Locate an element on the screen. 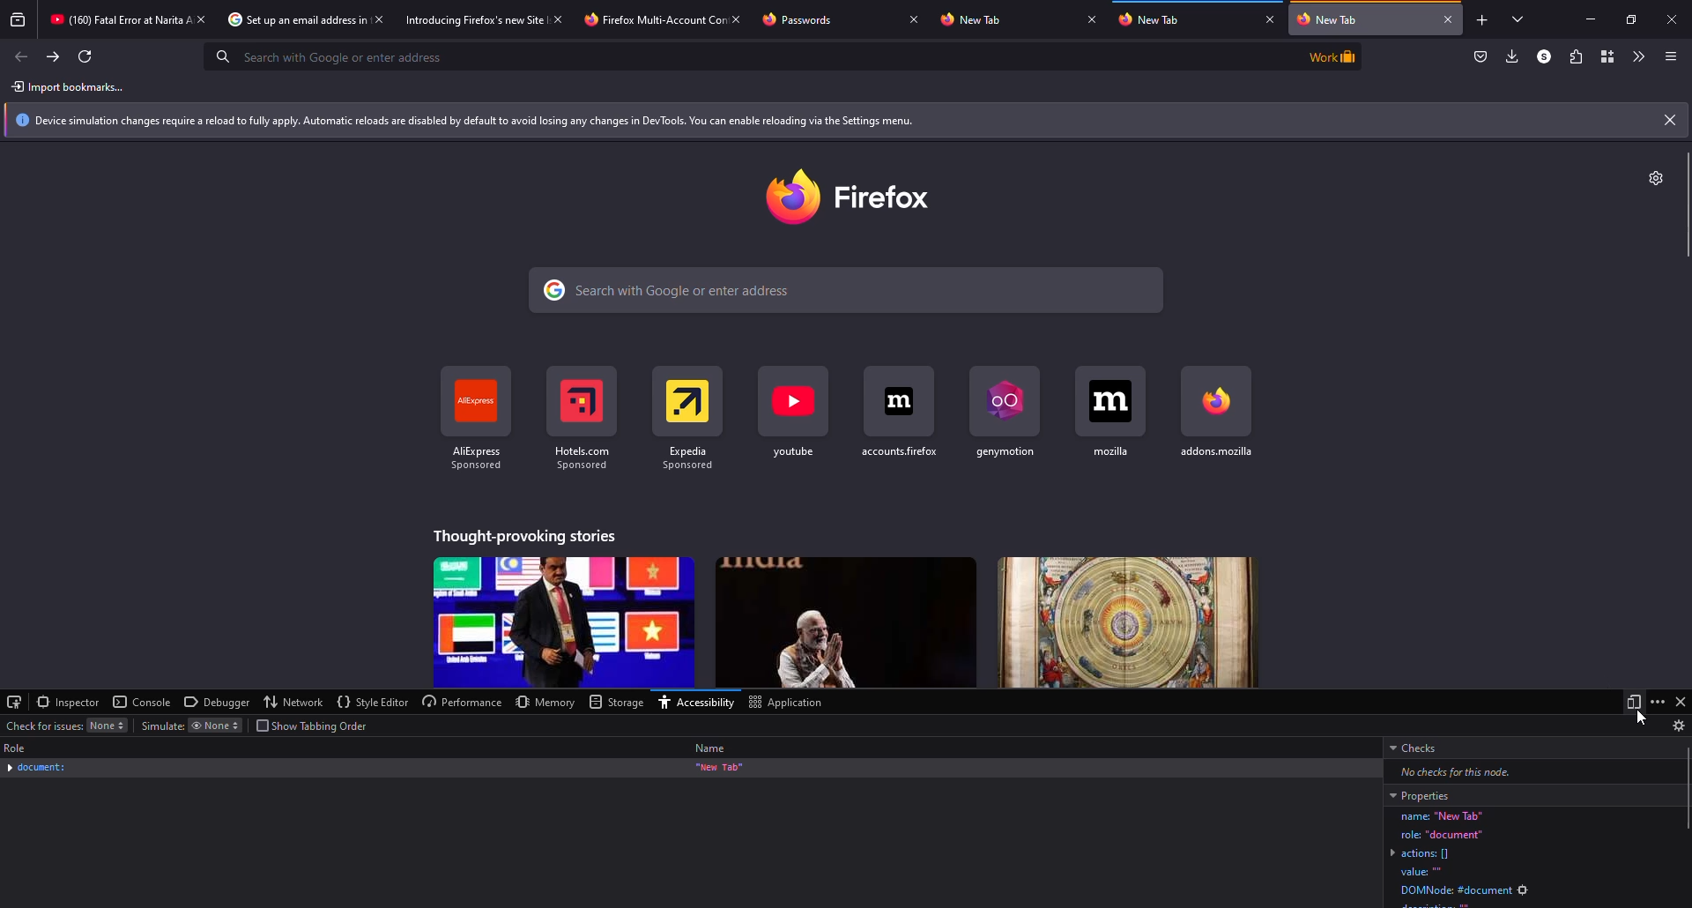  new tab is located at coordinates (719, 768).